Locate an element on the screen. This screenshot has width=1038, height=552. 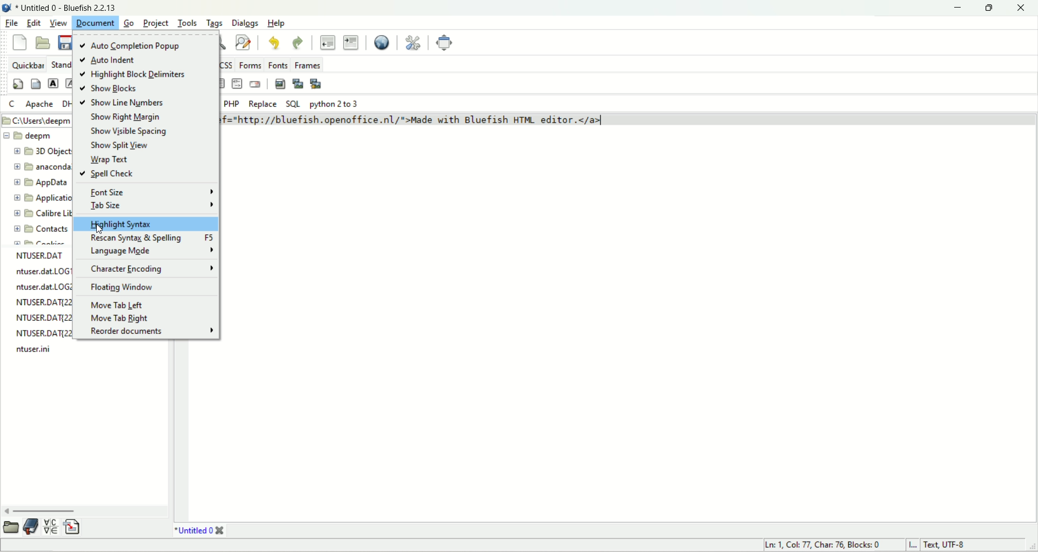
maximize is located at coordinates (988, 8).